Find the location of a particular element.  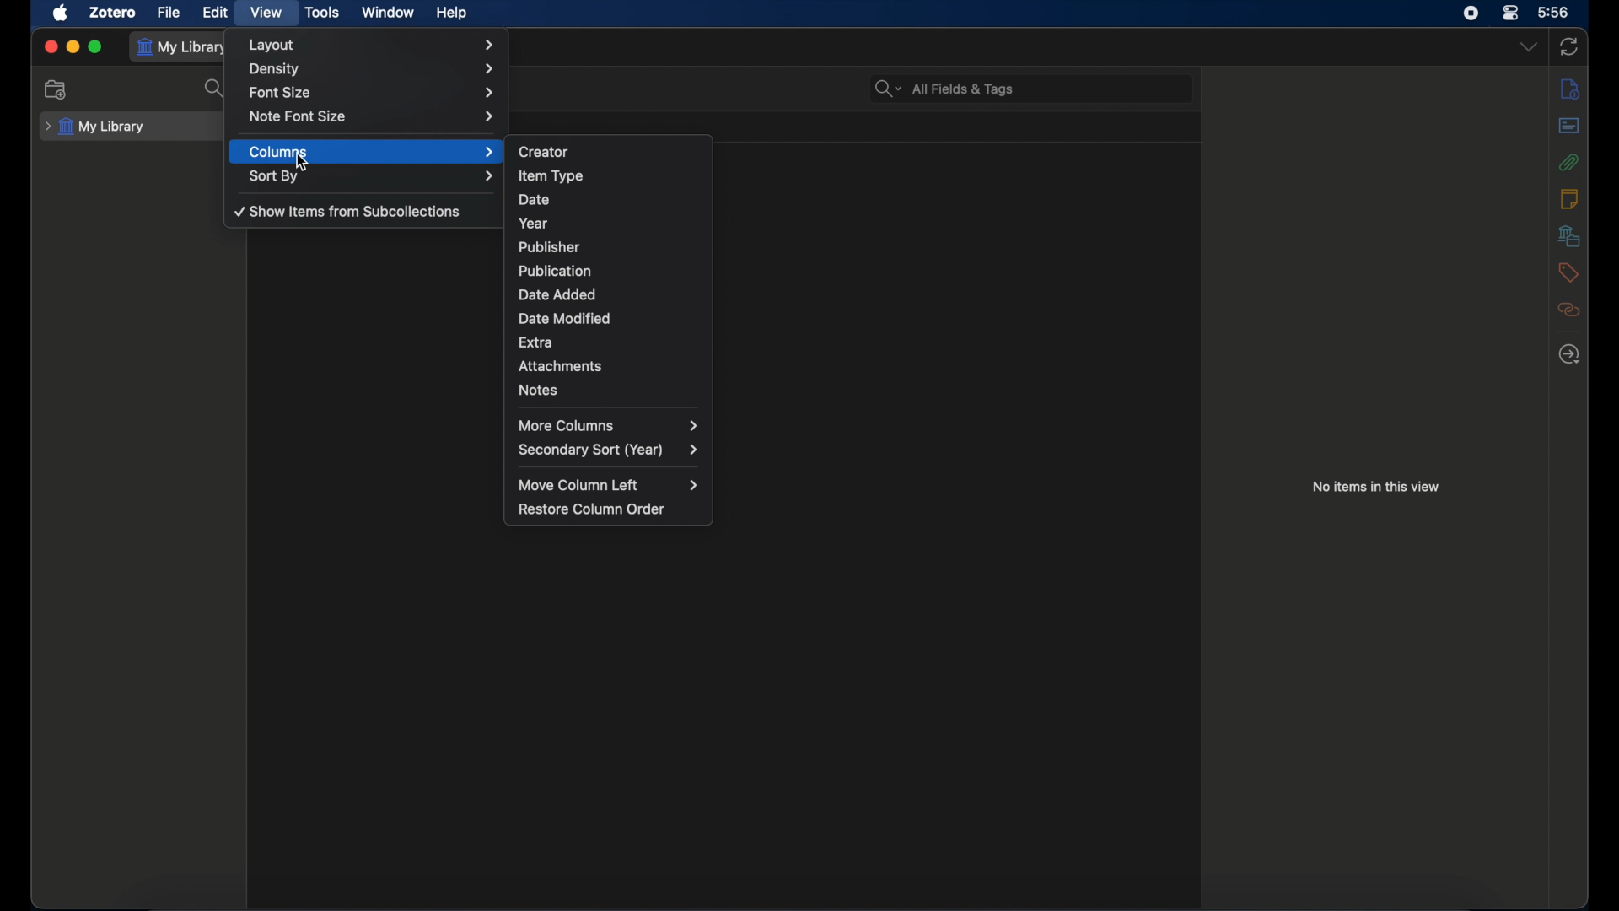

view is located at coordinates (265, 12).